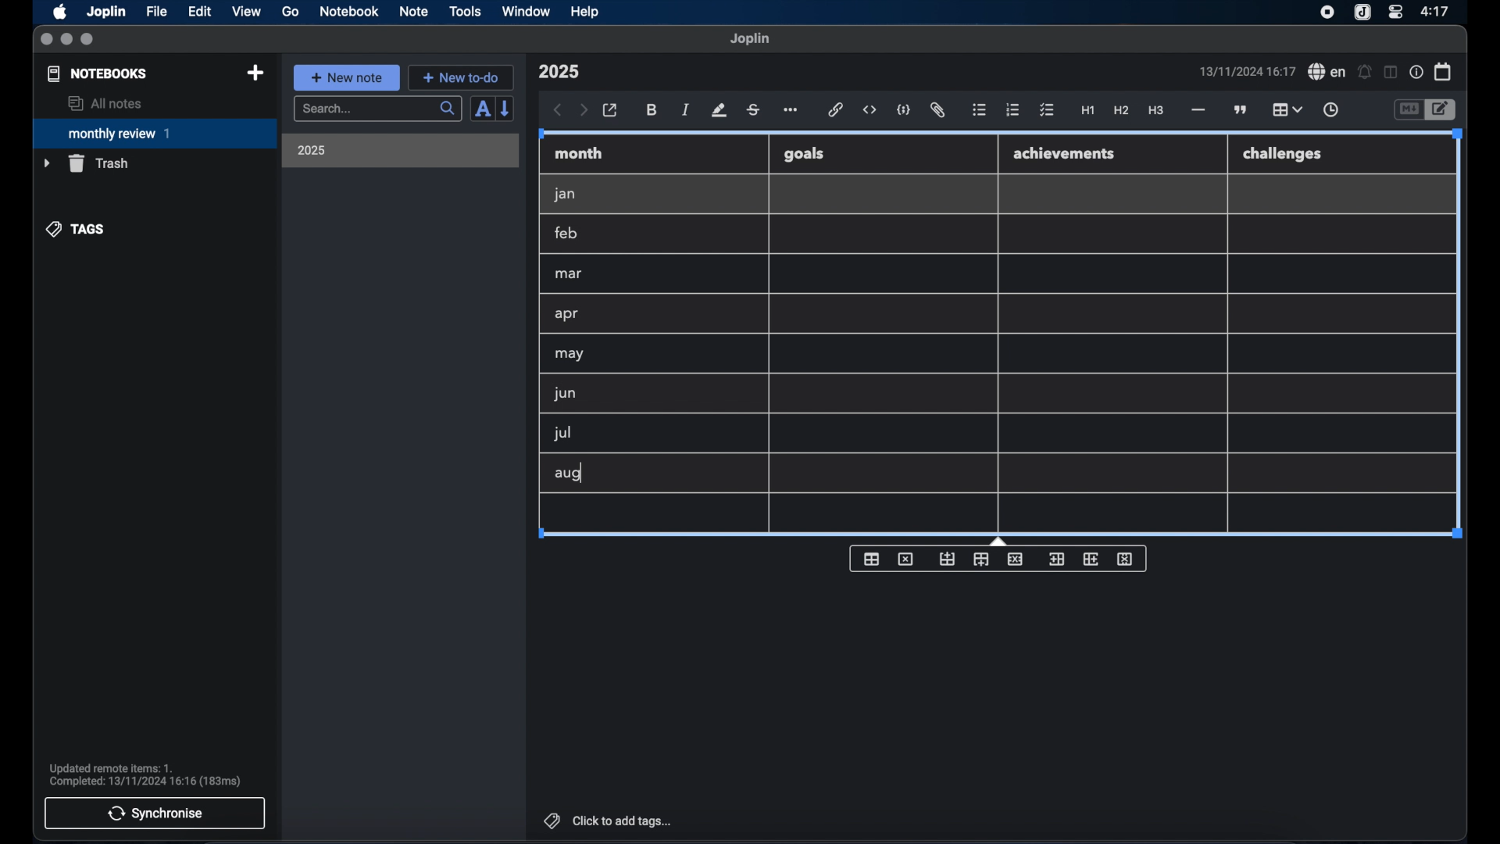 The width and height of the screenshot is (1500, 844). What do you see at coordinates (46, 40) in the screenshot?
I see `close` at bounding box center [46, 40].